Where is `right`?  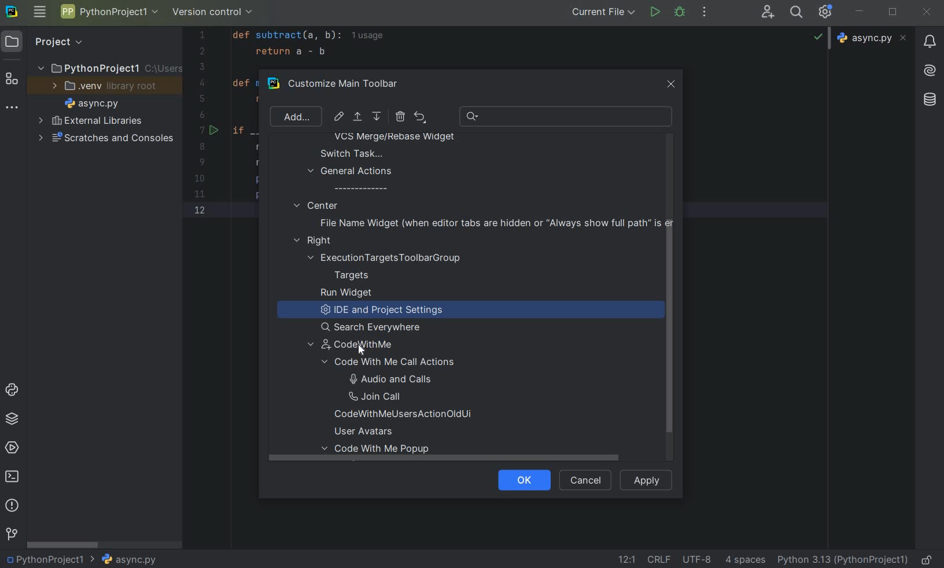 right is located at coordinates (315, 241).